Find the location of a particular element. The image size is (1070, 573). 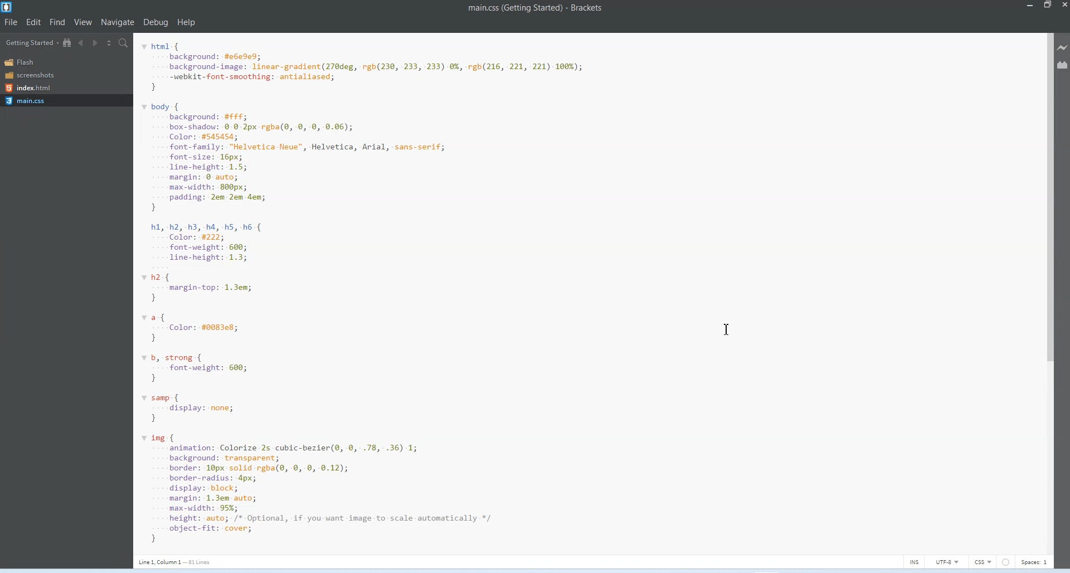

Edit is located at coordinates (35, 22).